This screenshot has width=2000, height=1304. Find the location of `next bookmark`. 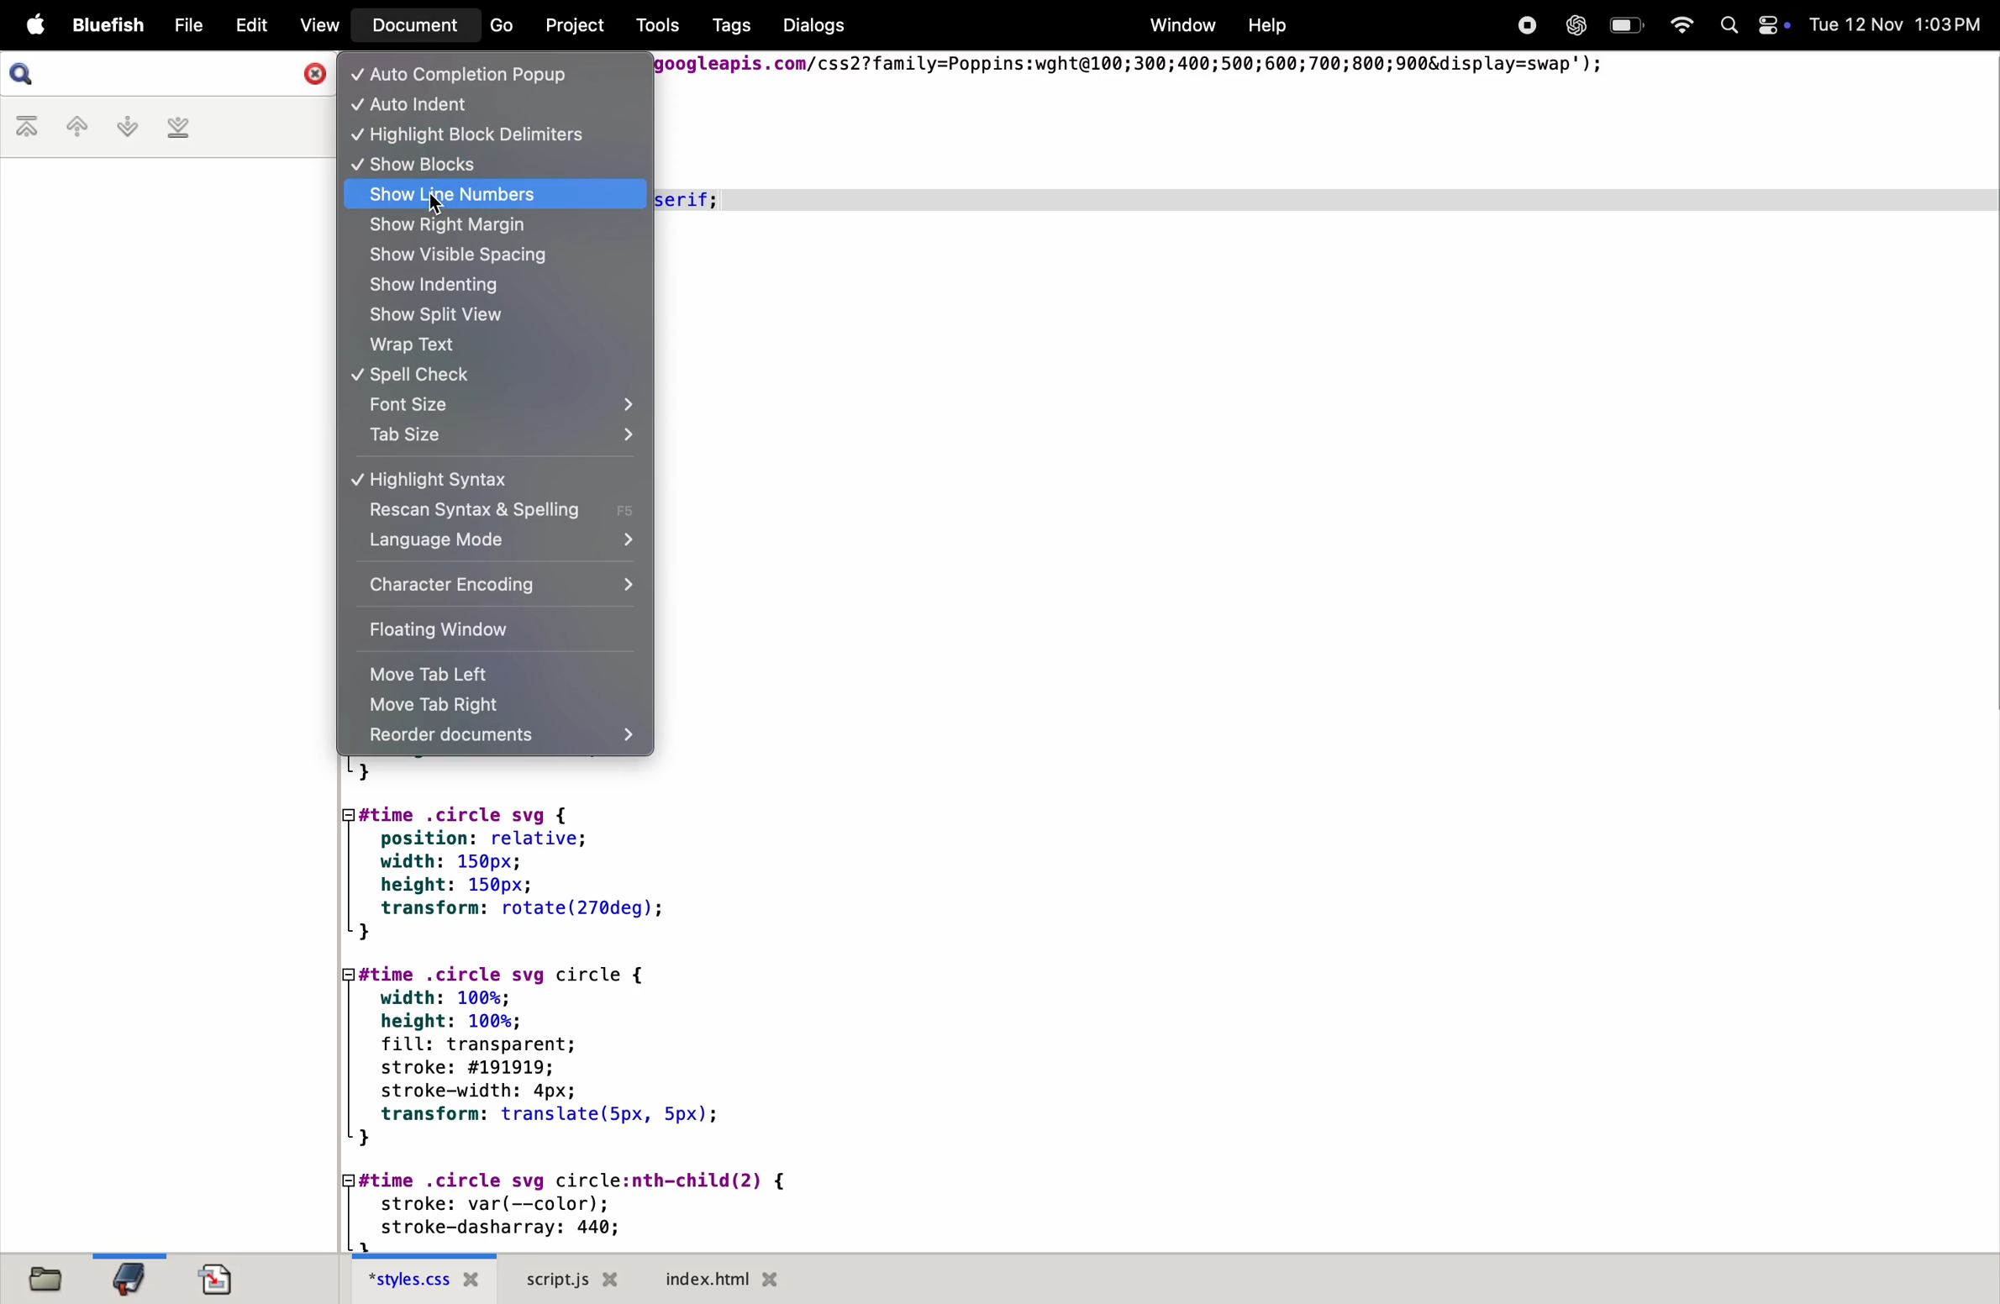

next bookmark is located at coordinates (127, 125).